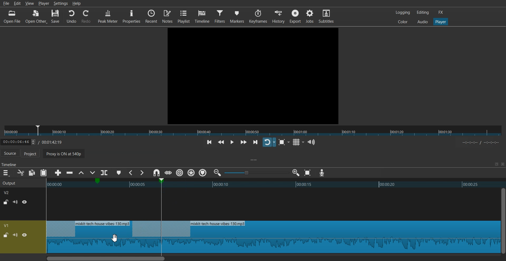  Describe the element at coordinates (221, 16) in the screenshot. I see `Filters` at that location.